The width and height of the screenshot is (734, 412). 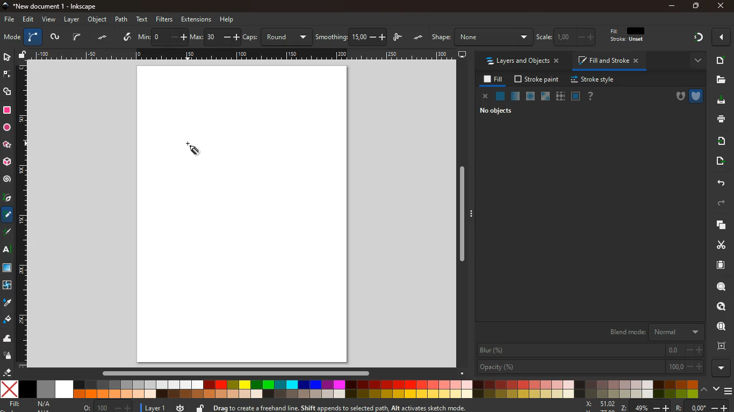 What do you see at coordinates (7, 109) in the screenshot?
I see `square` at bounding box center [7, 109].